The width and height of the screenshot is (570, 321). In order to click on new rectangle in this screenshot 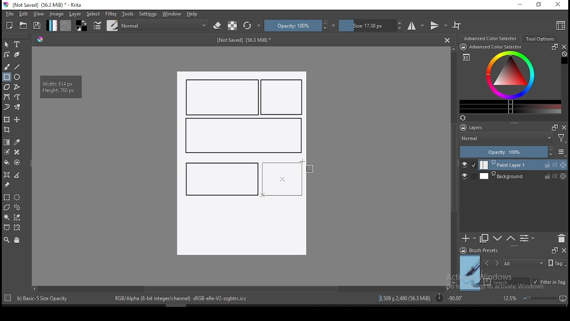, I will do `click(220, 178)`.